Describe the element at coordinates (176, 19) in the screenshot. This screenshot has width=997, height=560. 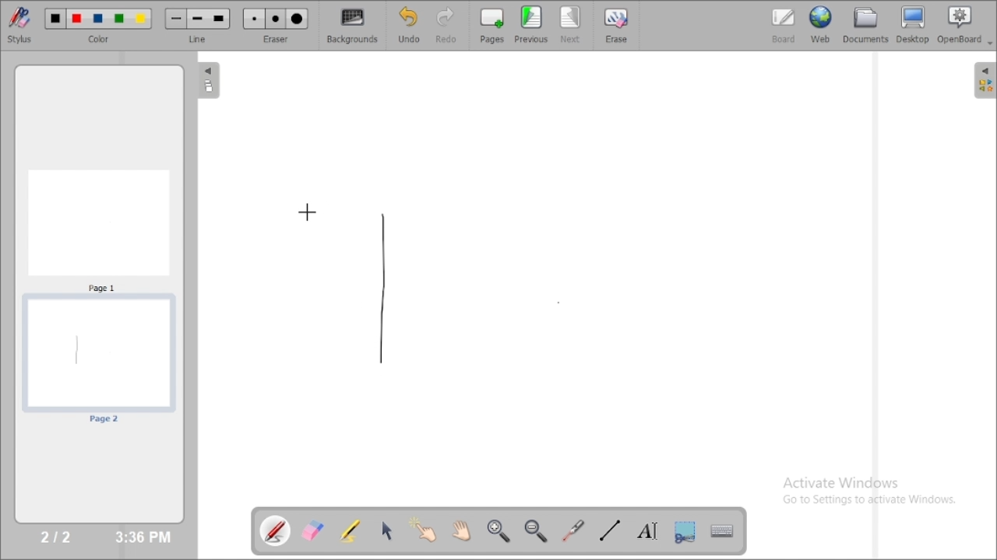
I see `Small line` at that location.